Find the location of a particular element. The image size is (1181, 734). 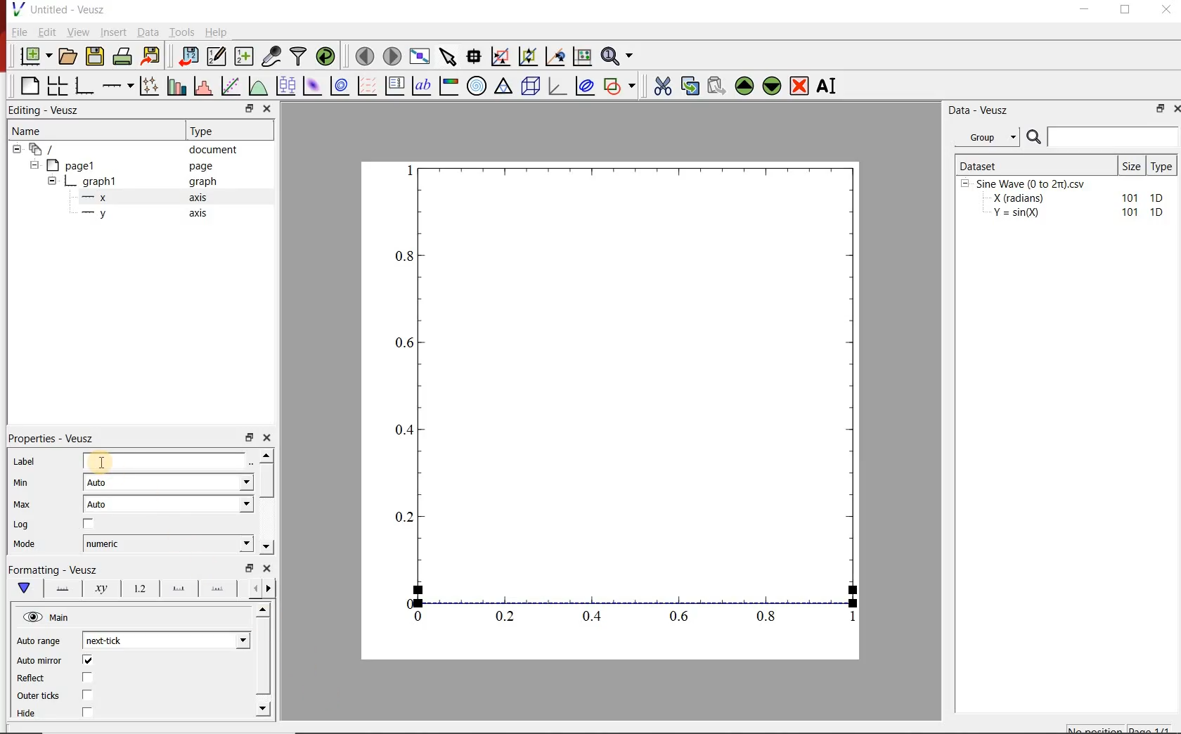

File is located at coordinates (20, 32).